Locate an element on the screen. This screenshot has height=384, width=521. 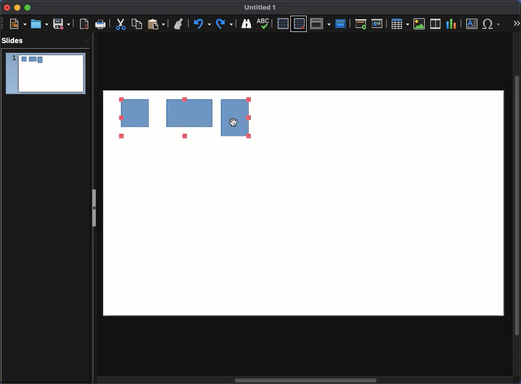
Slide is located at coordinates (45, 74).